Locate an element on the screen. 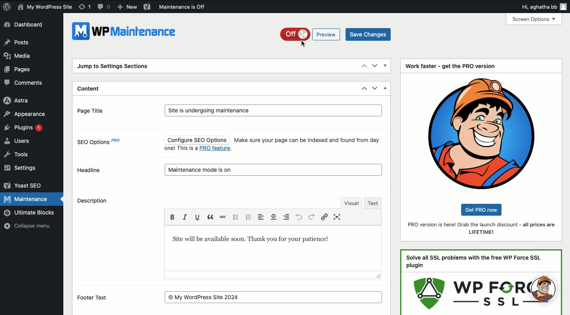  Text is located at coordinates (258, 239).